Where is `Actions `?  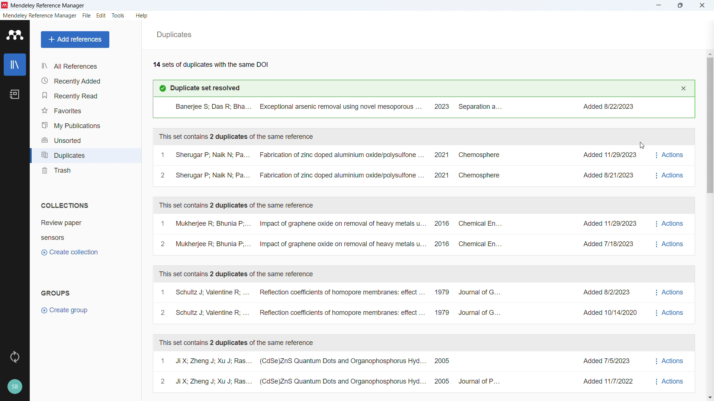 Actions  is located at coordinates (669, 372).